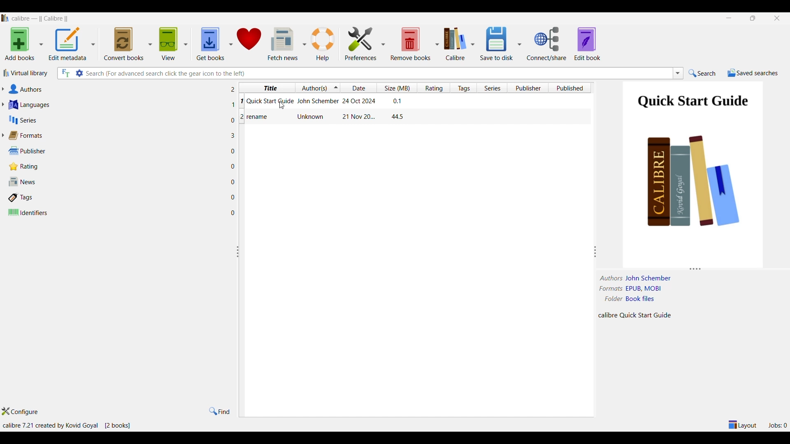 Image resolution: width=790 pixels, height=444 pixels. I want to click on Add books, so click(20, 44).